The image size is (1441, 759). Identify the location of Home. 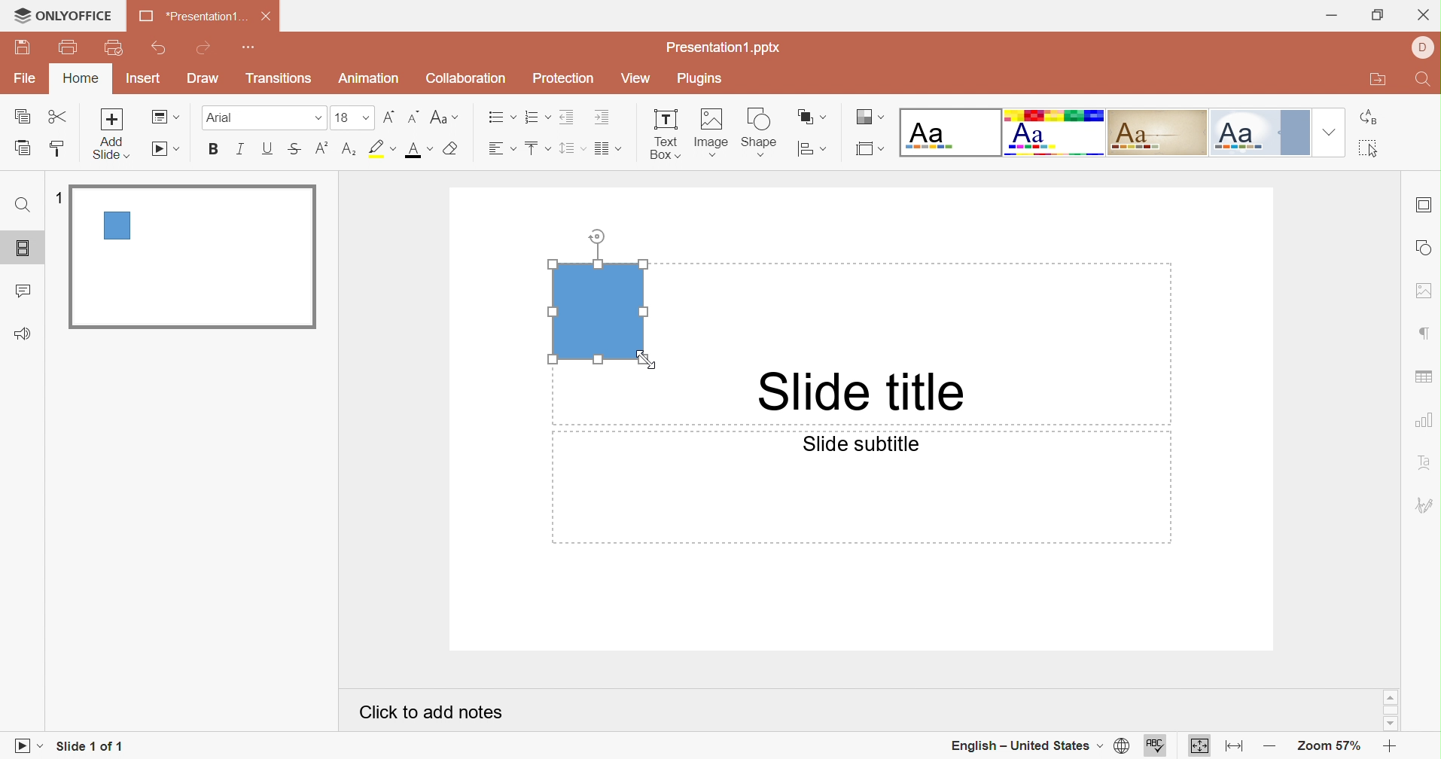
(78, 78).